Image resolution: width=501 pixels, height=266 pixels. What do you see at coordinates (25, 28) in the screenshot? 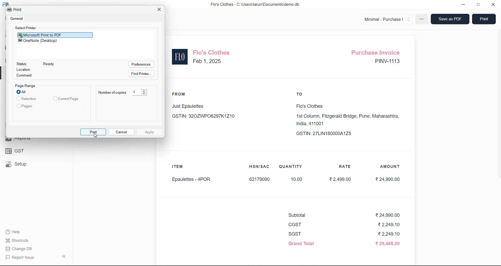
I see `Select Printer` at bounding box center [25, 28].